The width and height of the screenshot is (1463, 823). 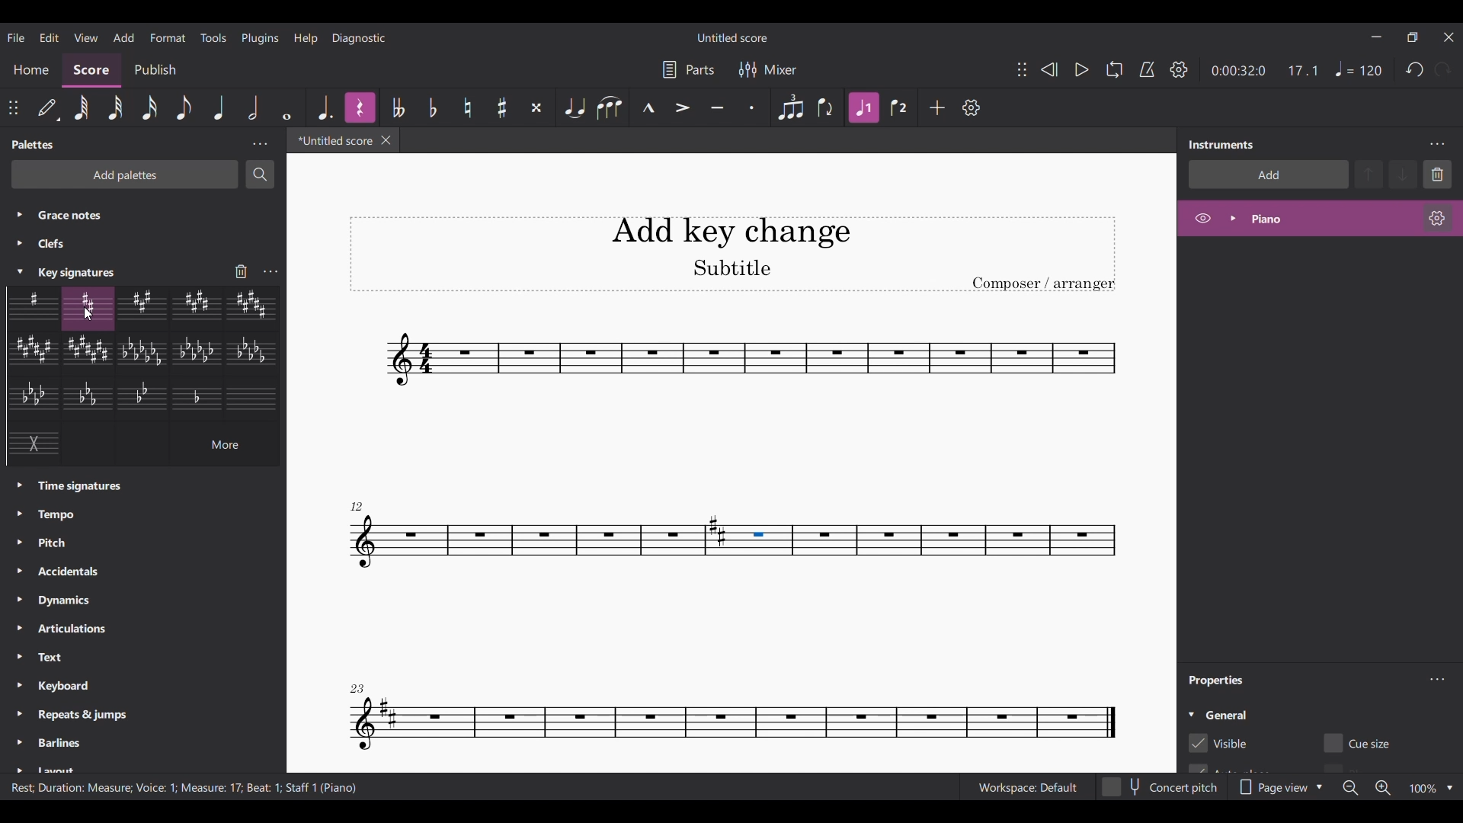 I want to click on File menu, so click(x=15, y=37).